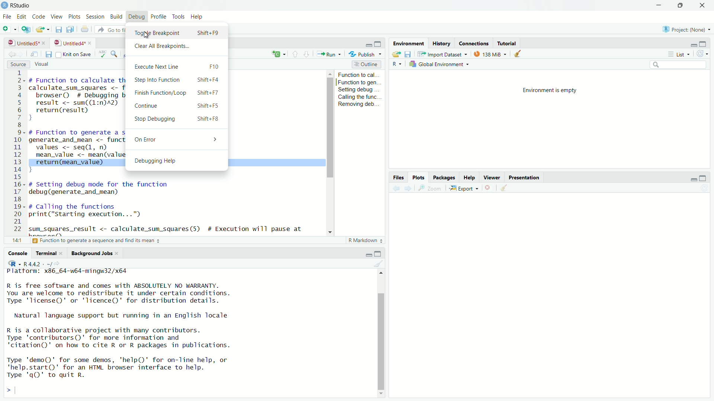  Describe the element at coordinates (59, 263) in the screenshot. I see `view the current working directory` at that location.